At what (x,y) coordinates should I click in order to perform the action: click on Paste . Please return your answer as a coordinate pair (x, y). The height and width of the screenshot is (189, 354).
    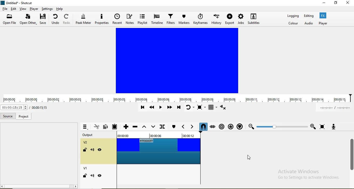
    Looking at the image, I should click on (116, 127).